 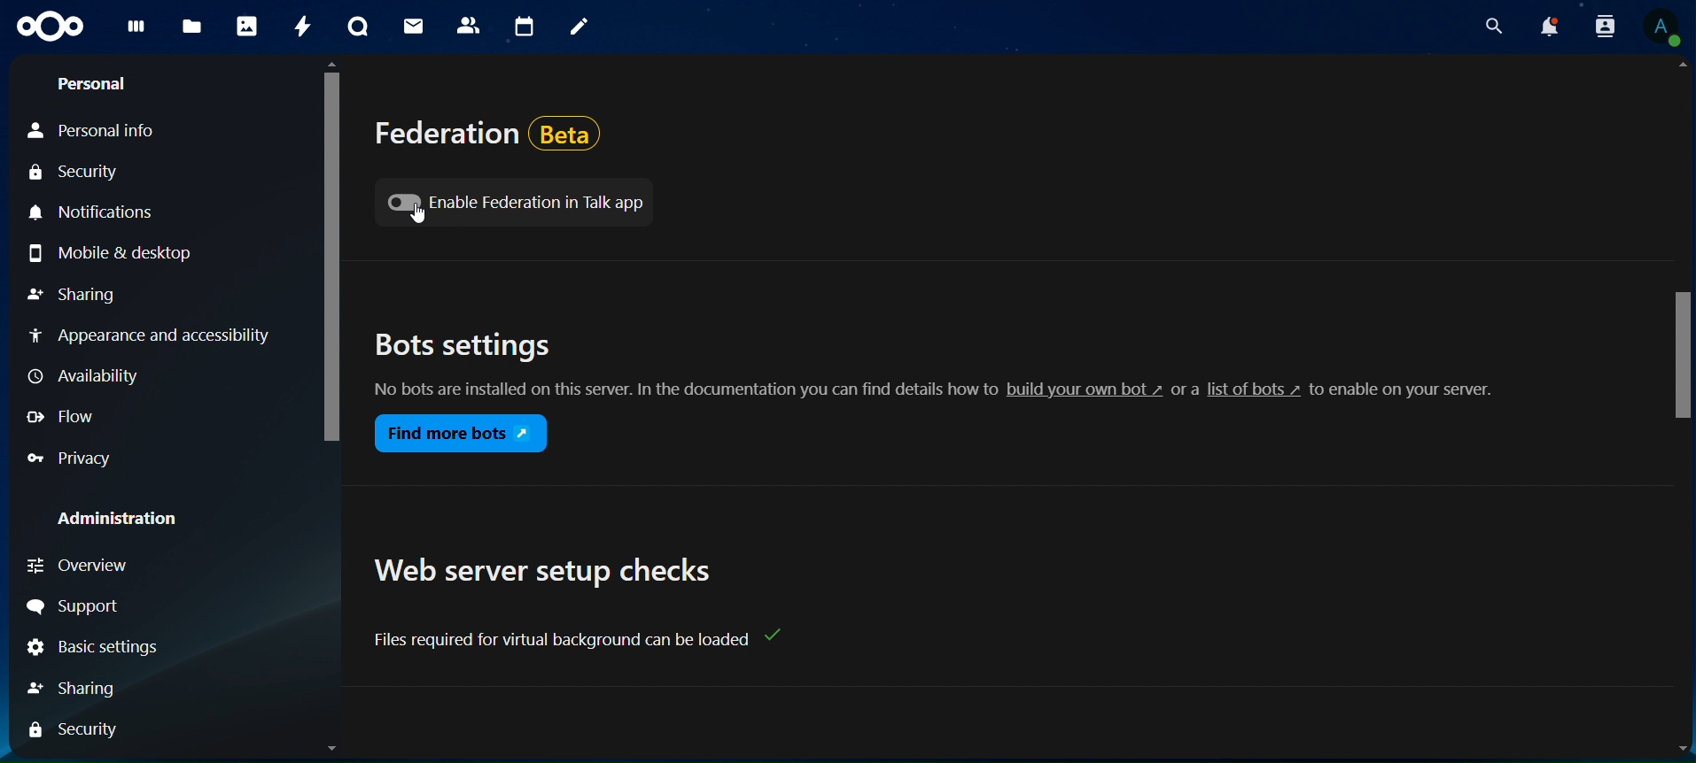 What do you see at coordinates (947, 390) in the screenshot?
I see `No bots are installed on this server. In the documentation you can find details how to build your own bot » or a list of bots » to enable on your server.` at bounding box center [947, 390].